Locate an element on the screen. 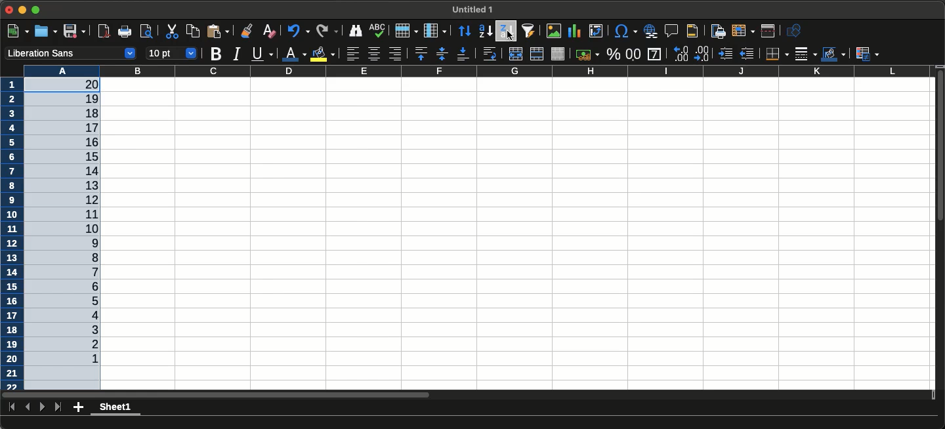 The height and width of the screenshot is (429, 945). Last sheet is located at coordinates (57, 407).